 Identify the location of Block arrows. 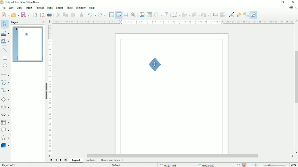
(5, 115).